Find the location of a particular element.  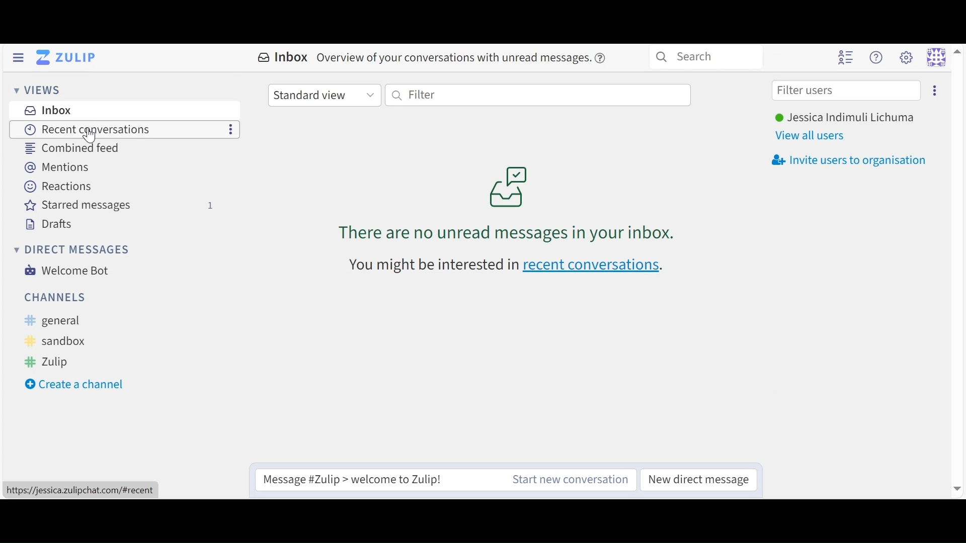

no unread messages is located at coordinates (508, 203).